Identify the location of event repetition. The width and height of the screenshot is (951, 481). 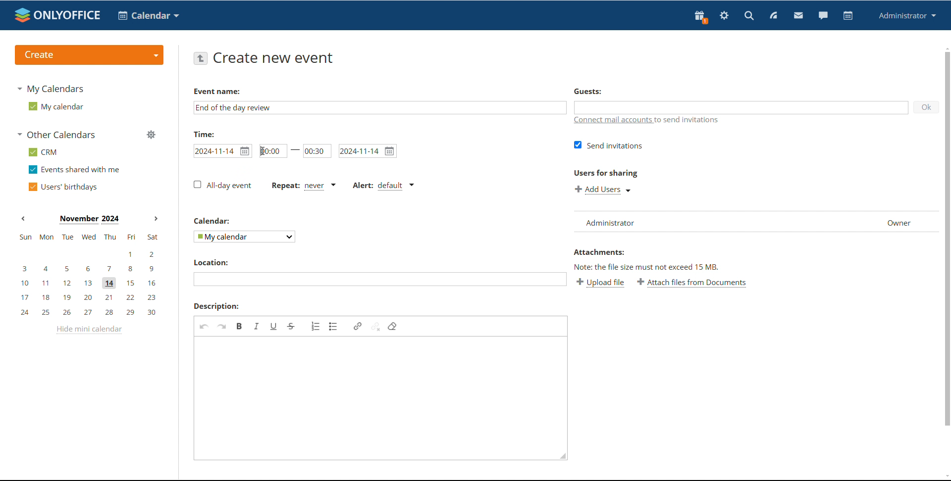
(303, 186).